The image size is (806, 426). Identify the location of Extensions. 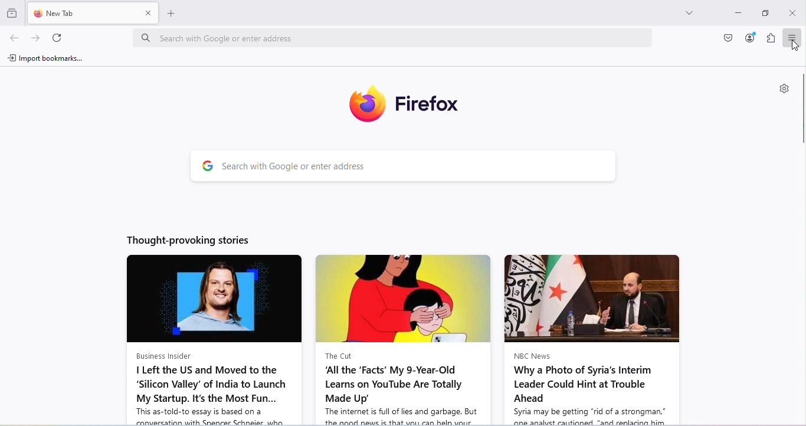
(769, 39).